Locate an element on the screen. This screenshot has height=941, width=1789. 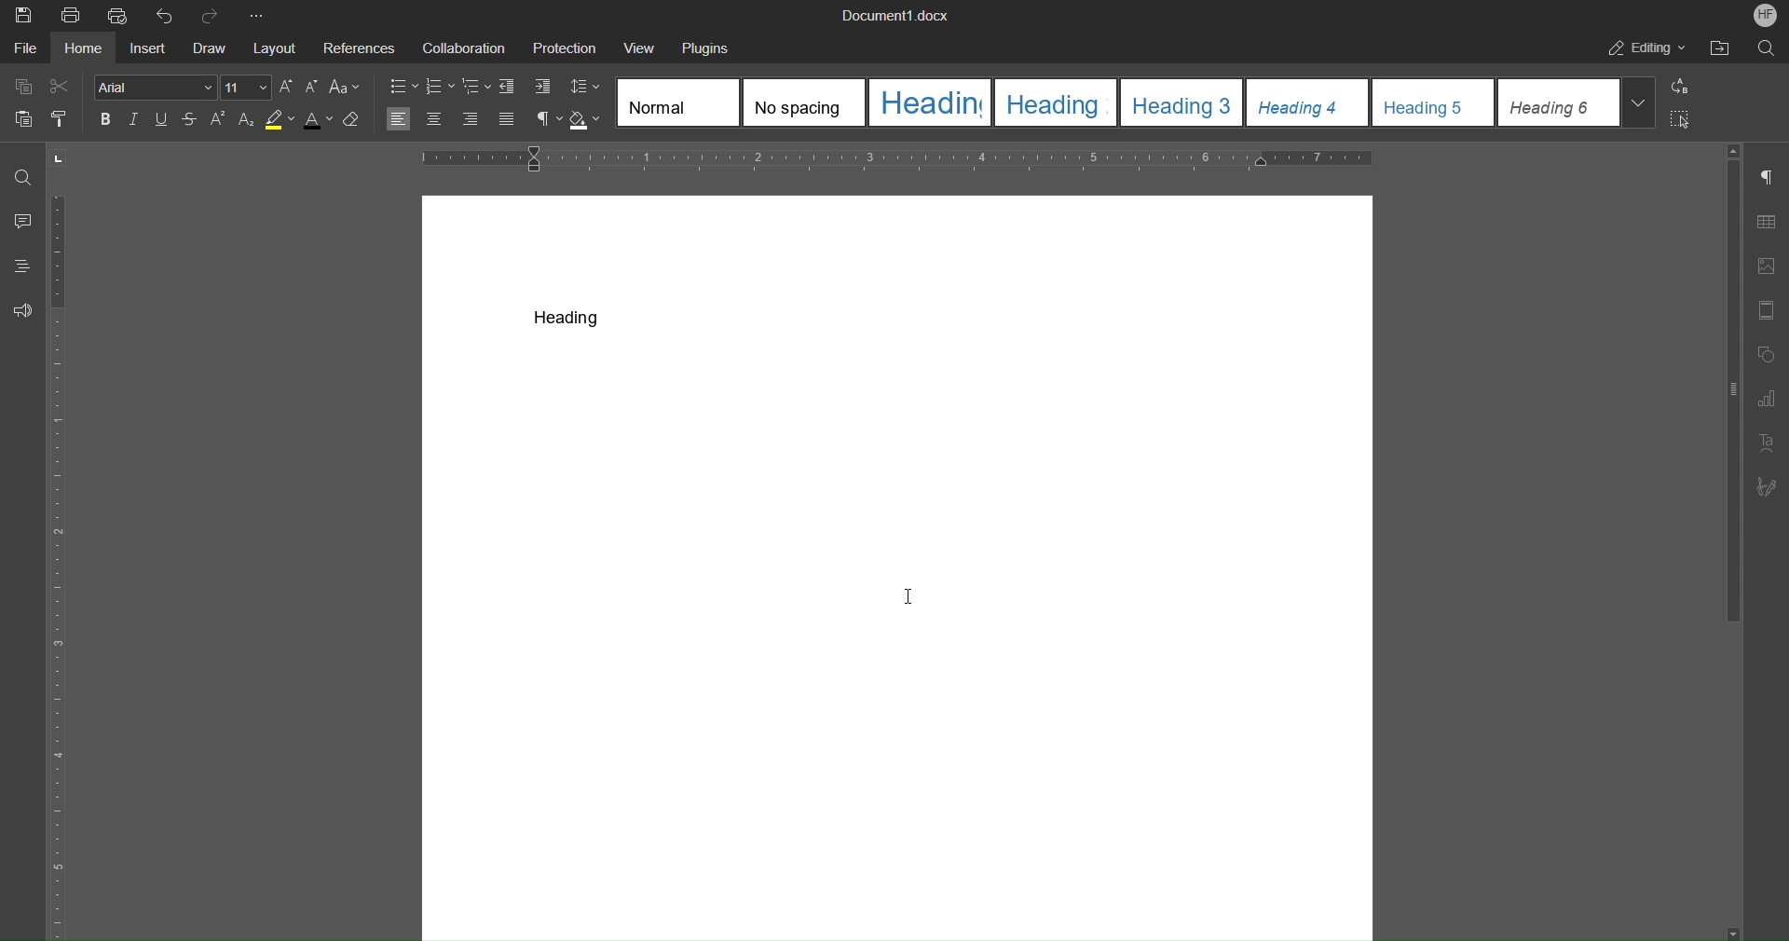
Editing is located at coordinates (1643, 48).